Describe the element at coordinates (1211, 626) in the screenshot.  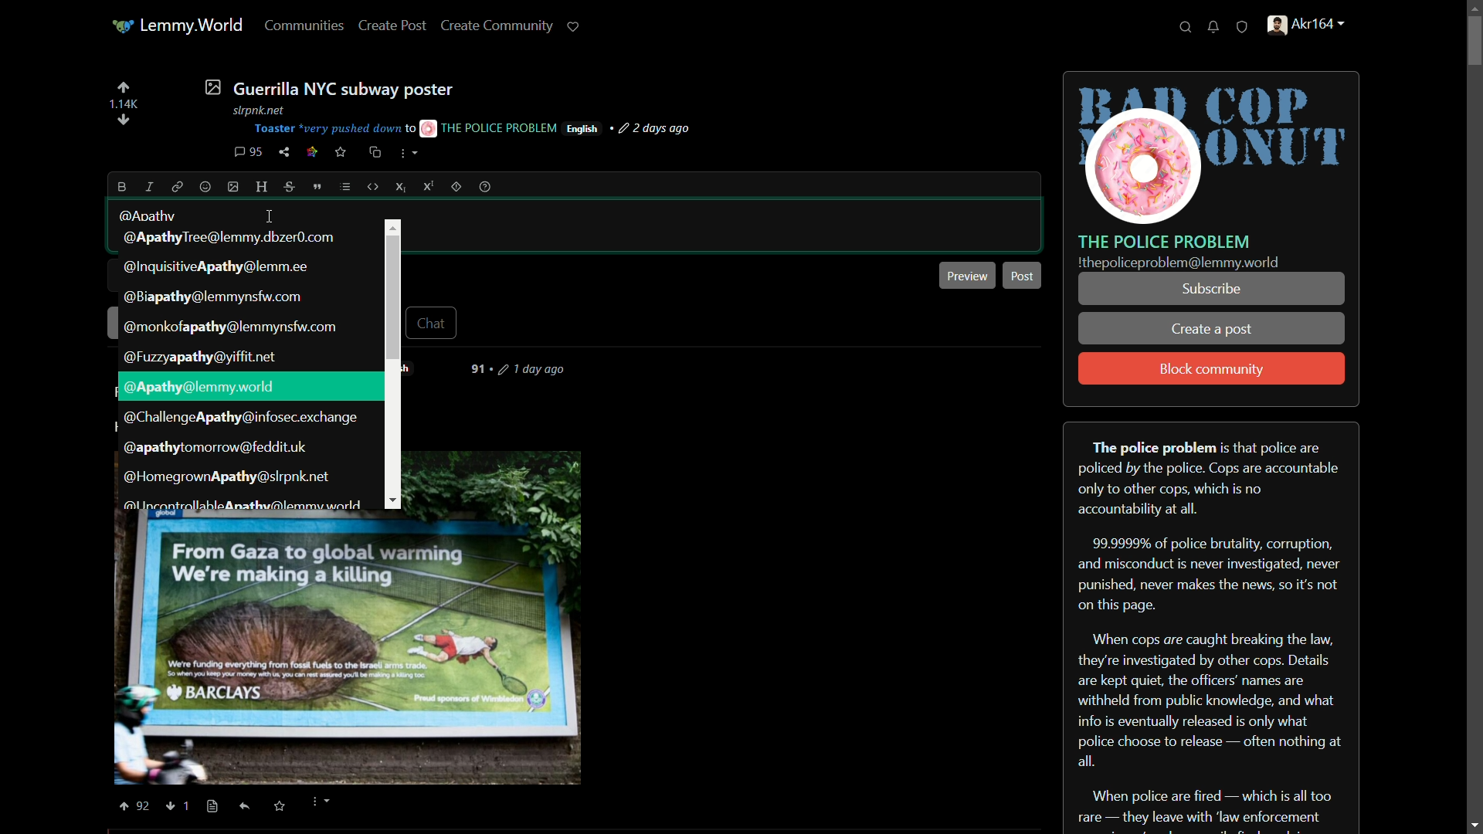
I see `about server` at that location.